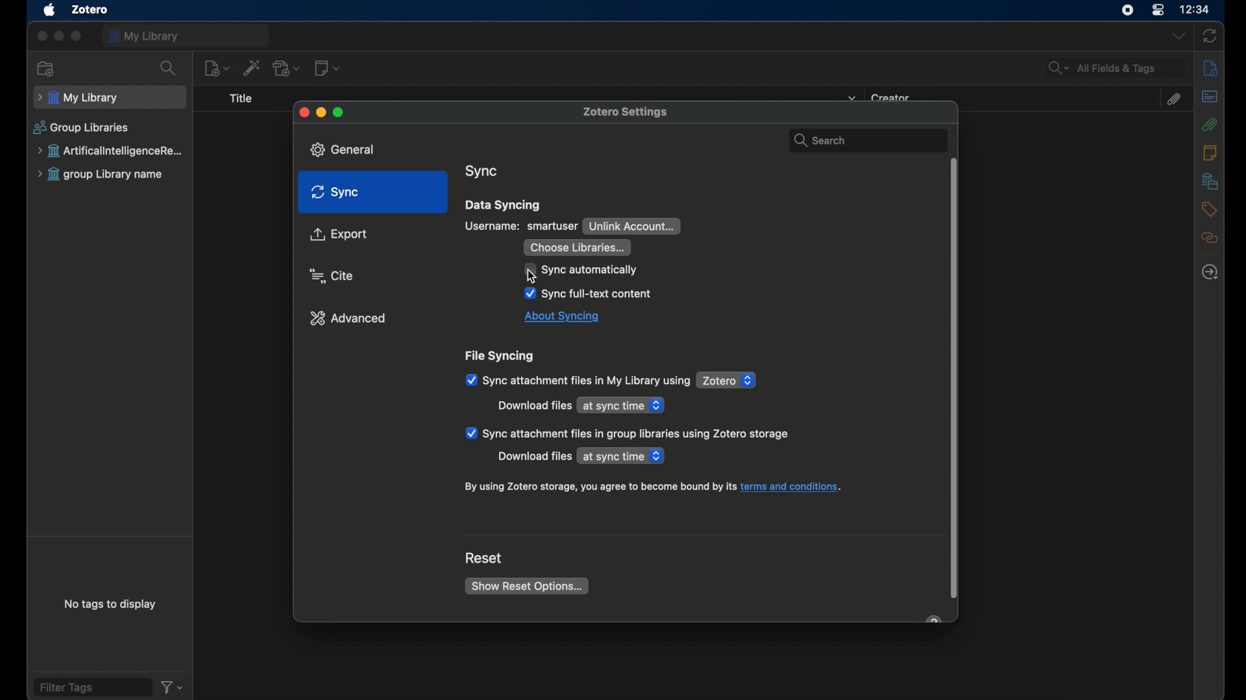 The image size is (1246, 700). Describe the element at coordinates (1209, 239) in the screenshot. I see `related` at that location.